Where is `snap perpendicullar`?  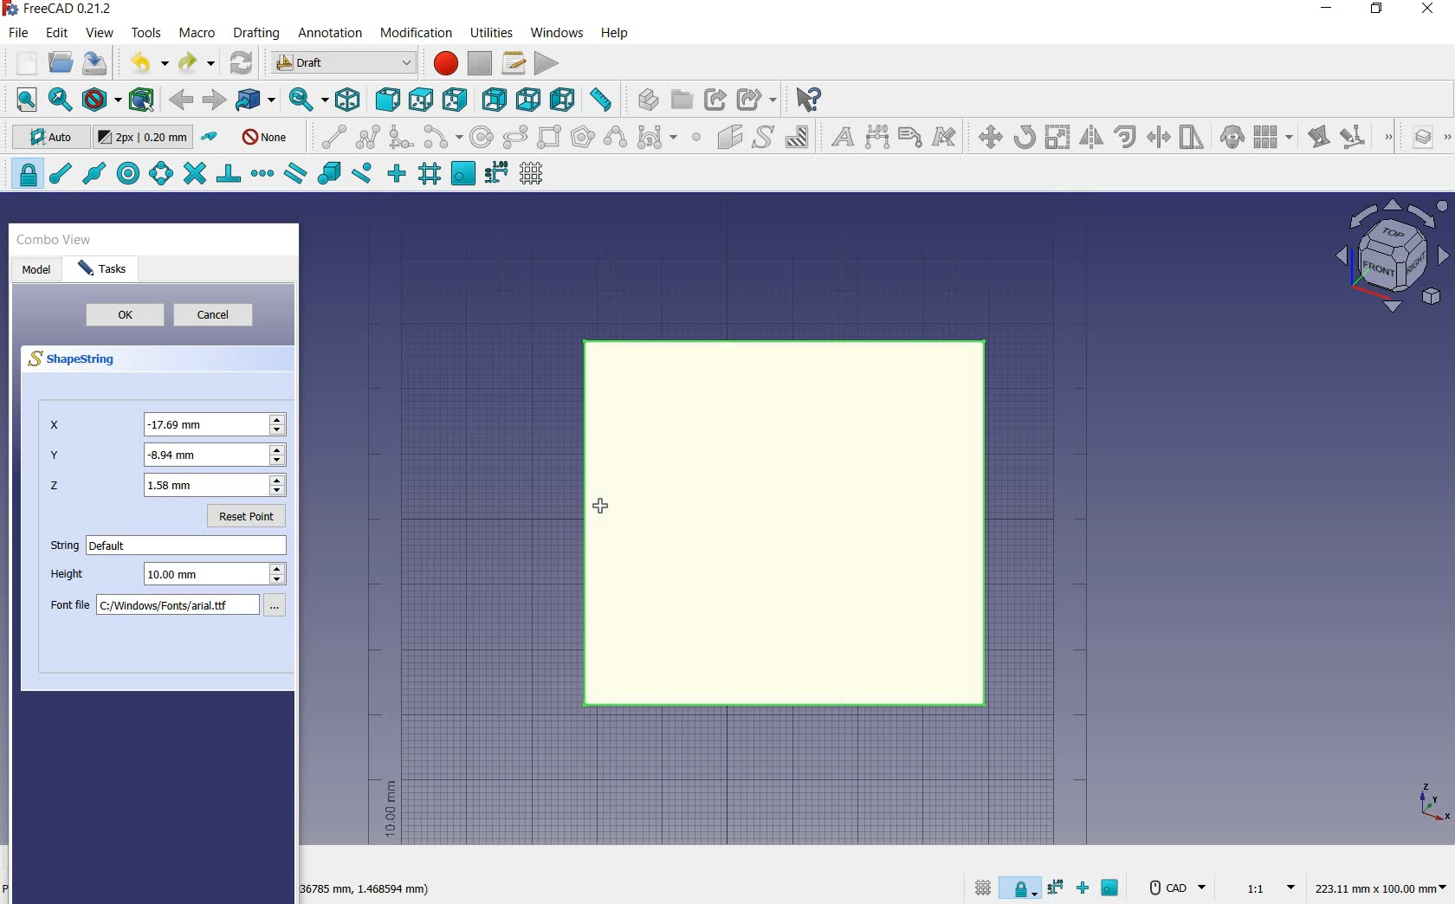 snap perpendicullar is located at coordinates (228, 173).